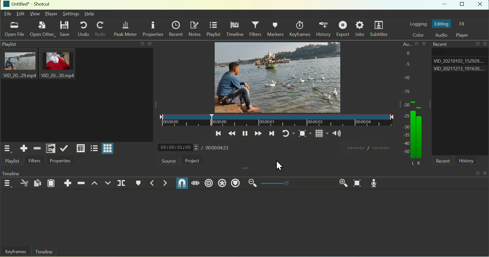 This screenshot has height=257, width=489. Describe the element at coordinates (69, 182) in the screenshot. I see `Append` at that location.